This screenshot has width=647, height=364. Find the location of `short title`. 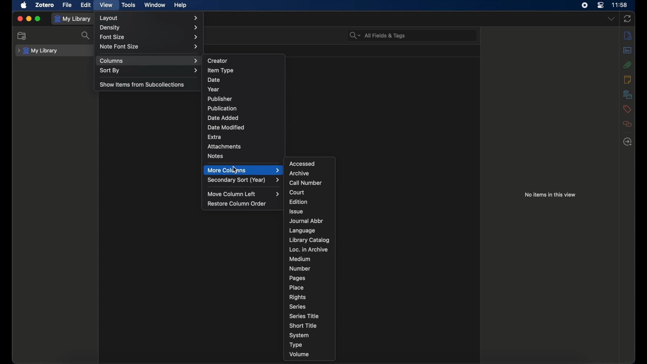

short title is located at coordinates (302, 326).